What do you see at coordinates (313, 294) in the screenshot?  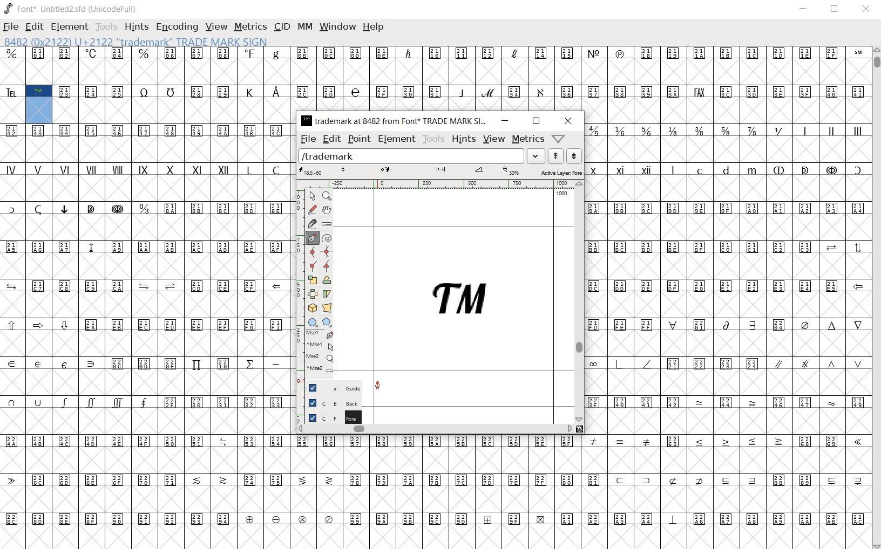 I see `flip the selection` at bounding box center [313, 294].